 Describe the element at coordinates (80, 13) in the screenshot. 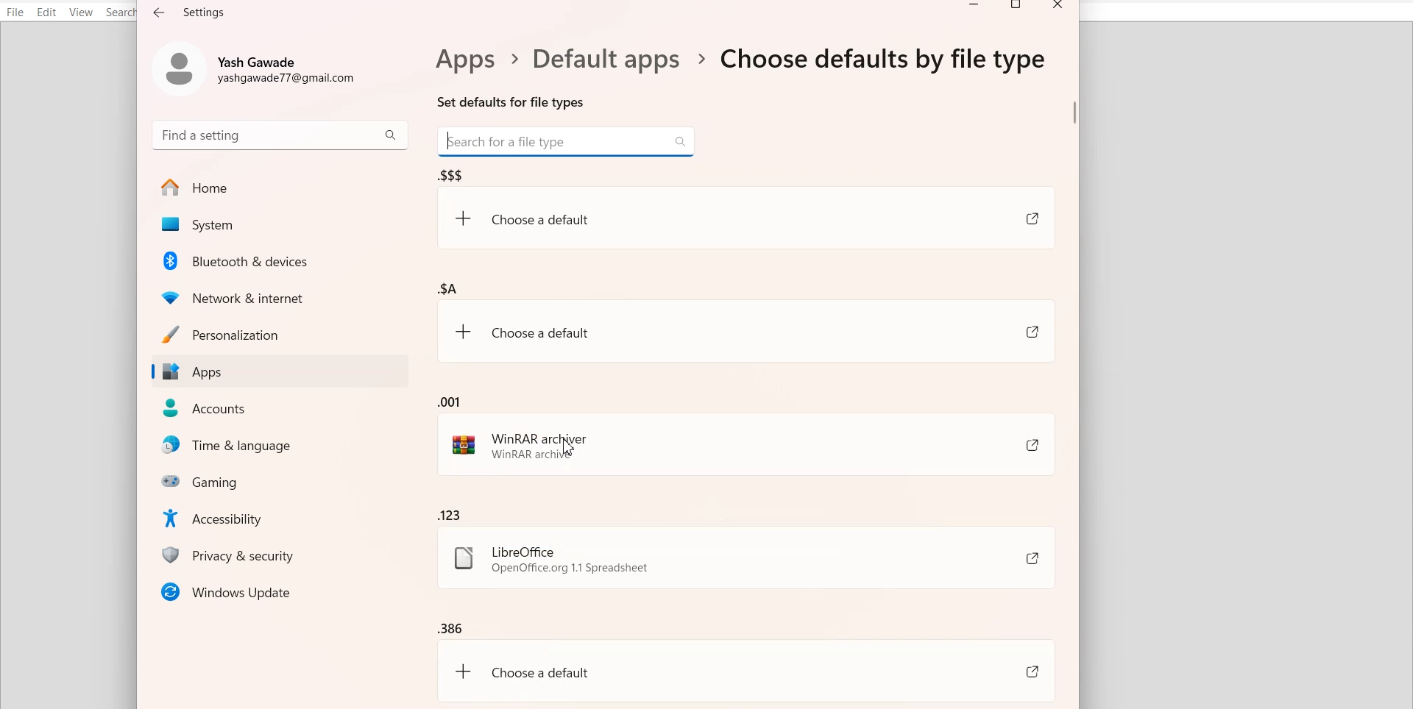

I see `View` at that location.